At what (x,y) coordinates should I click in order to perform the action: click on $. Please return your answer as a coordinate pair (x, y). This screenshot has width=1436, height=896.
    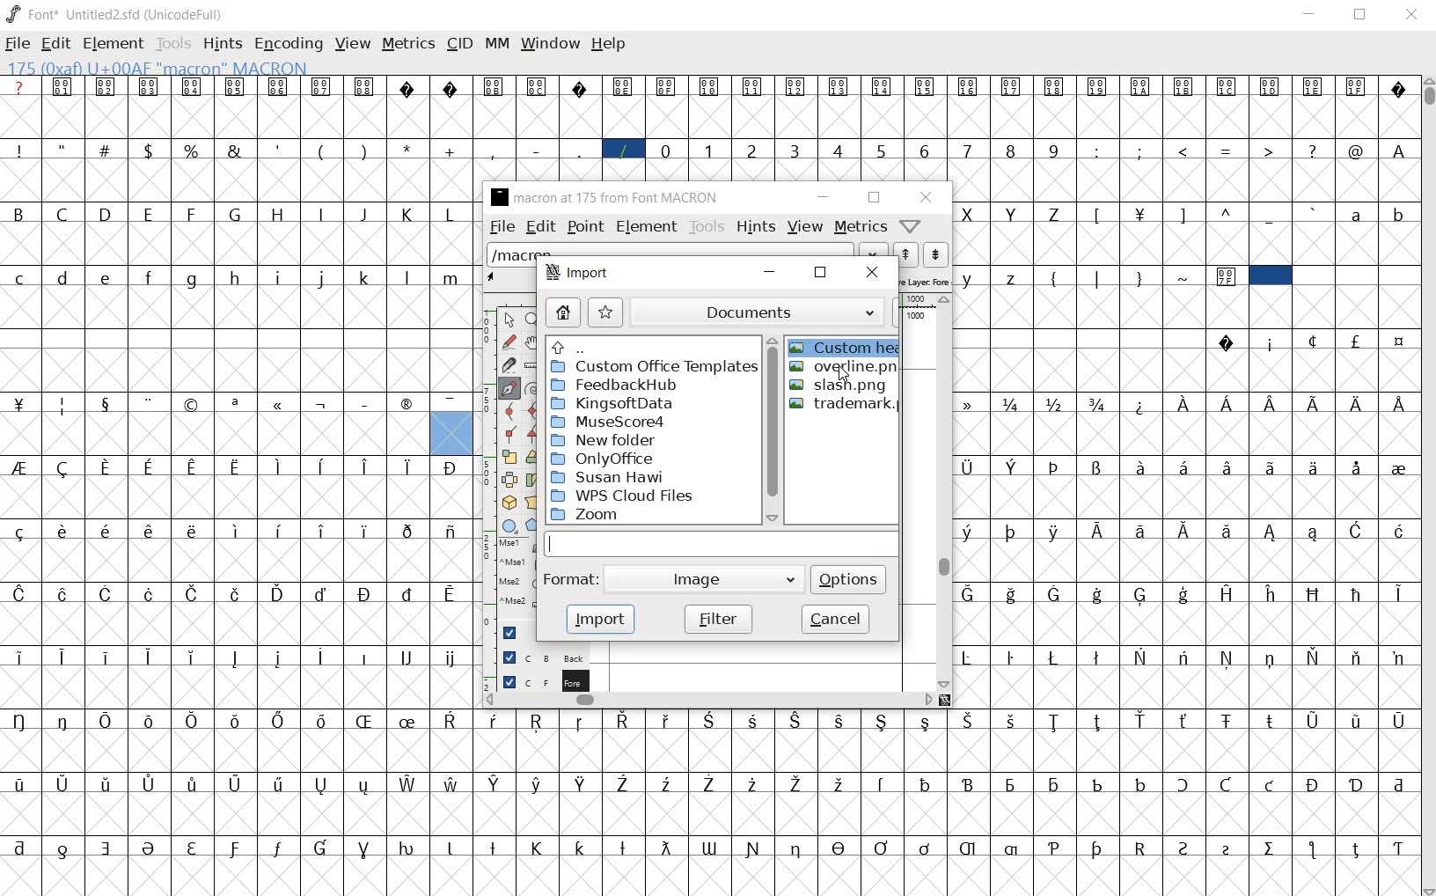
    Looking at the image, I should click on (150, 151).